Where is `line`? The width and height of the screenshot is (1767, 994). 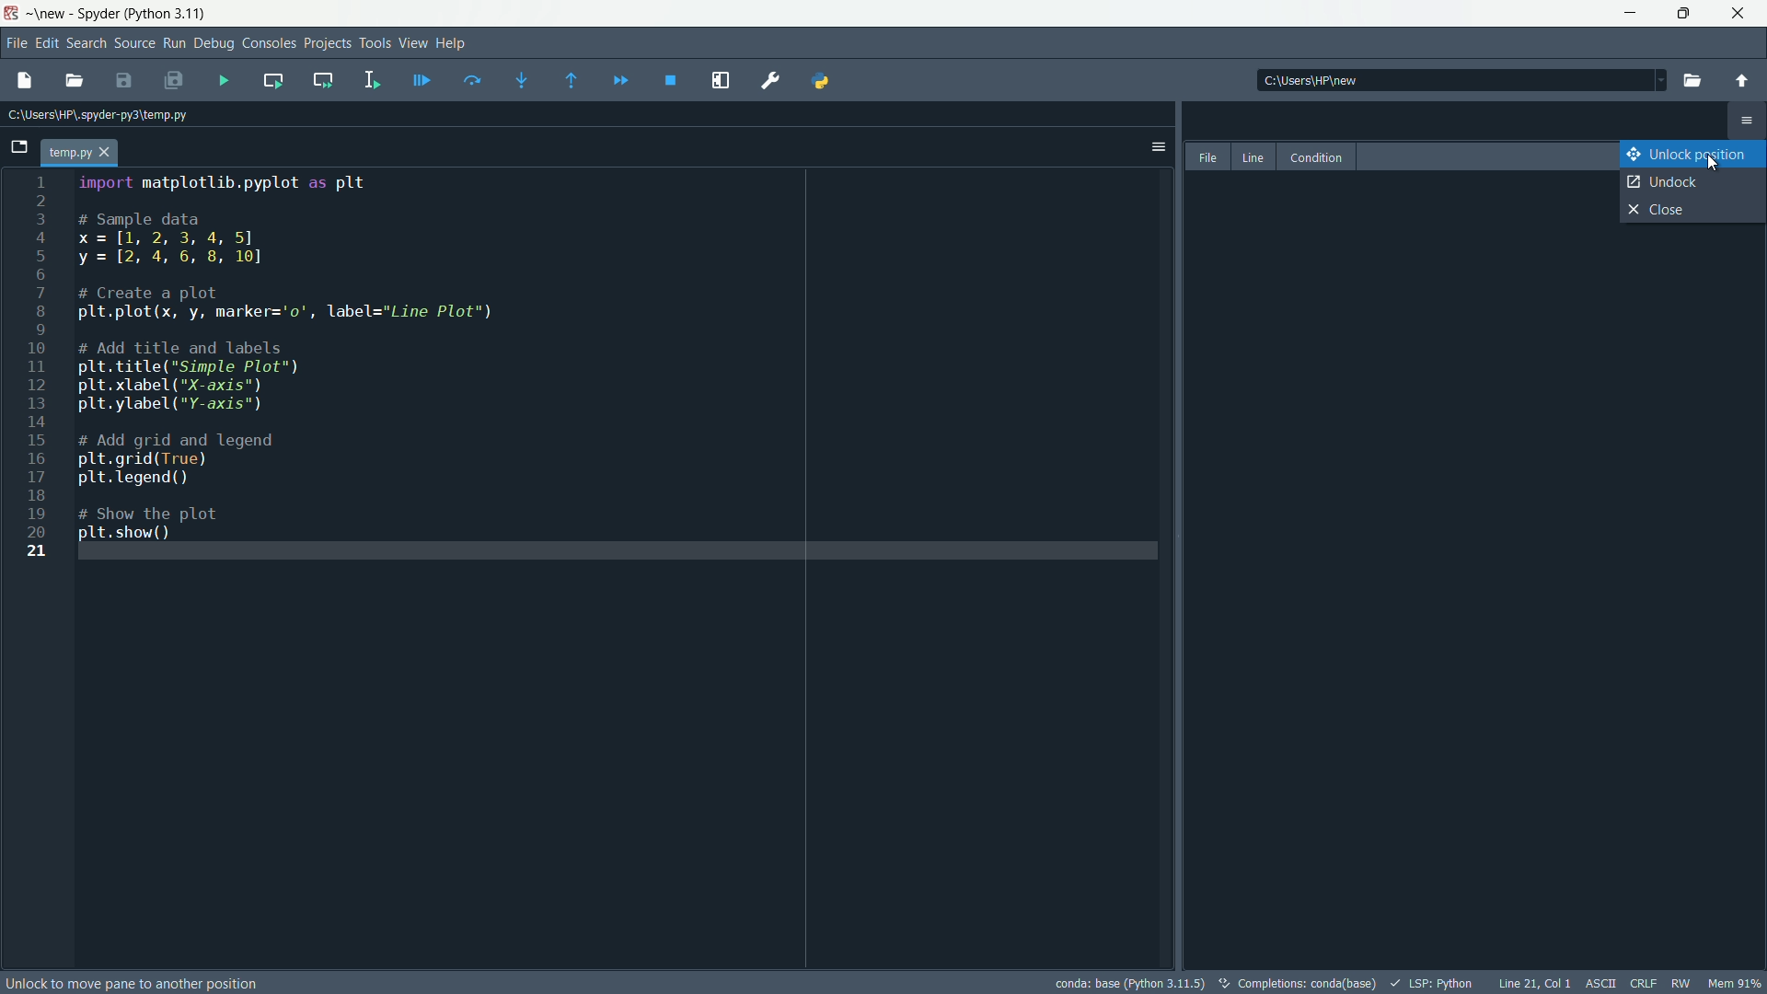
line is located at coordinates (1253, 156).